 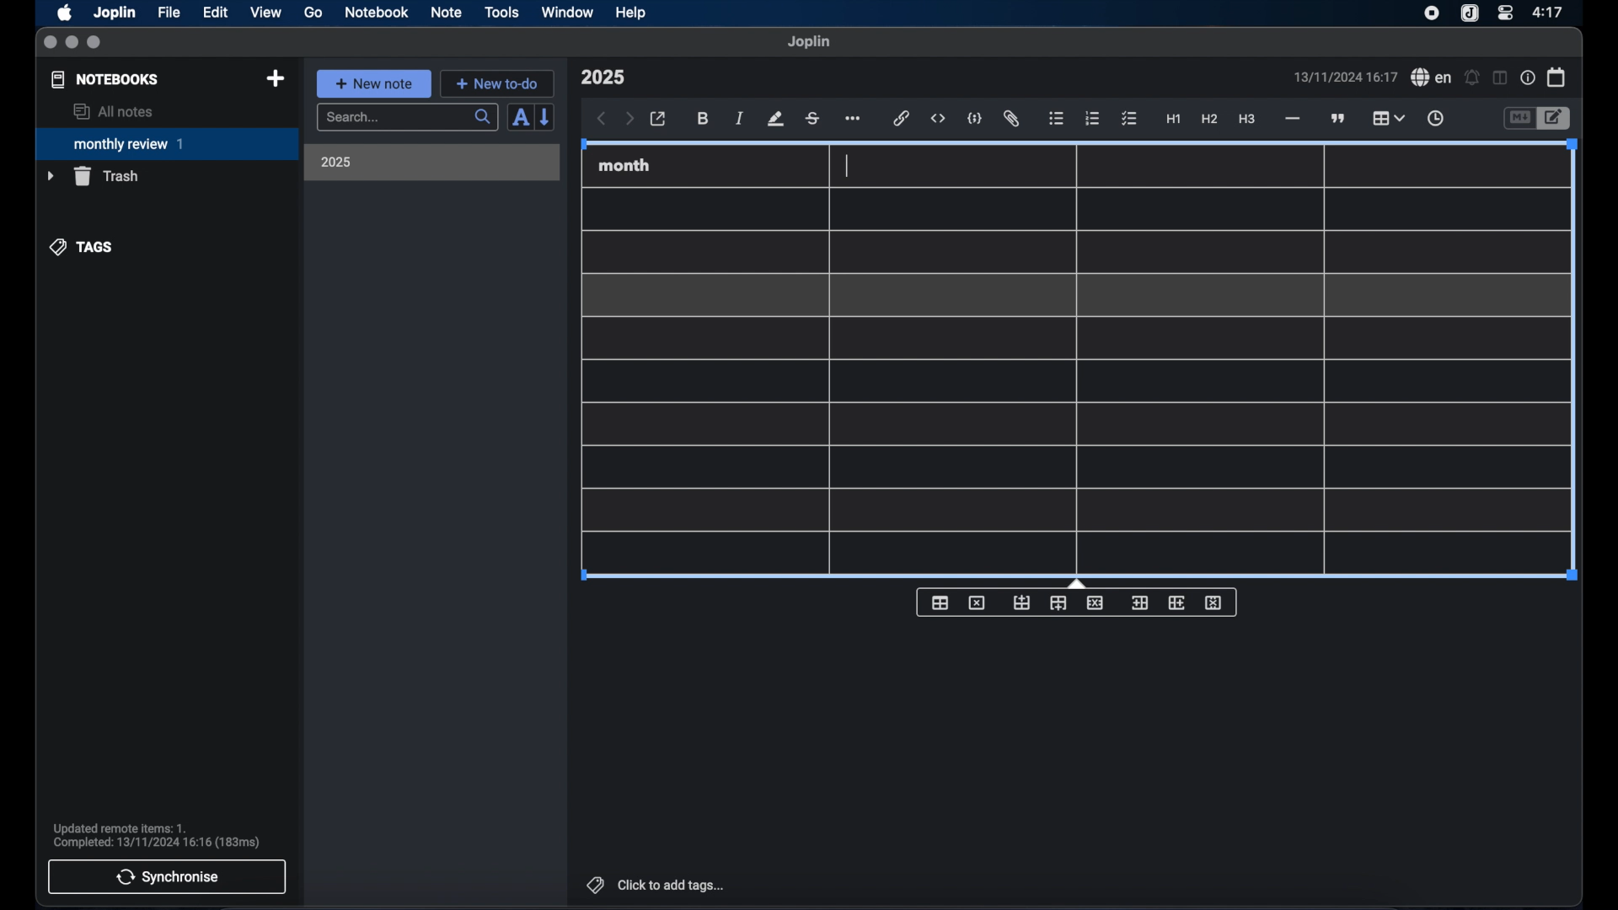 I want to click on apple icon, so click(x=63, y=13).